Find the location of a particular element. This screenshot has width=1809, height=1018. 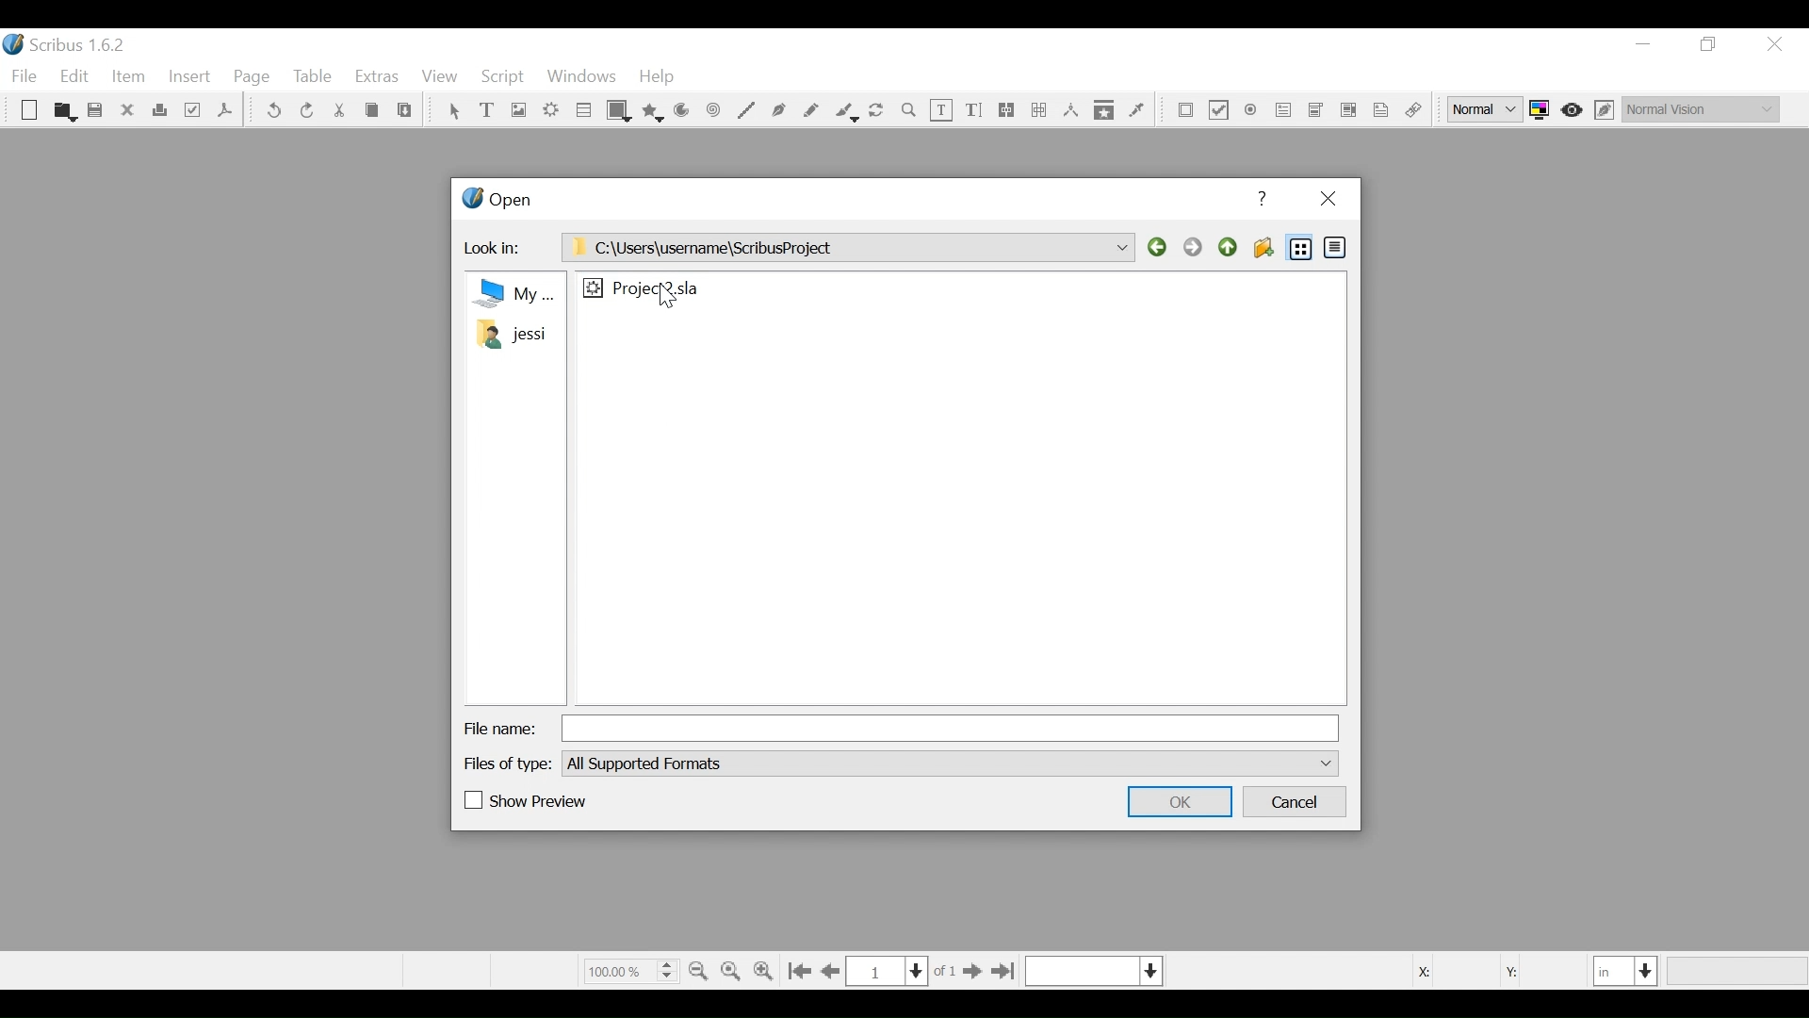

Measurements is located at coordinates (1070, 110).